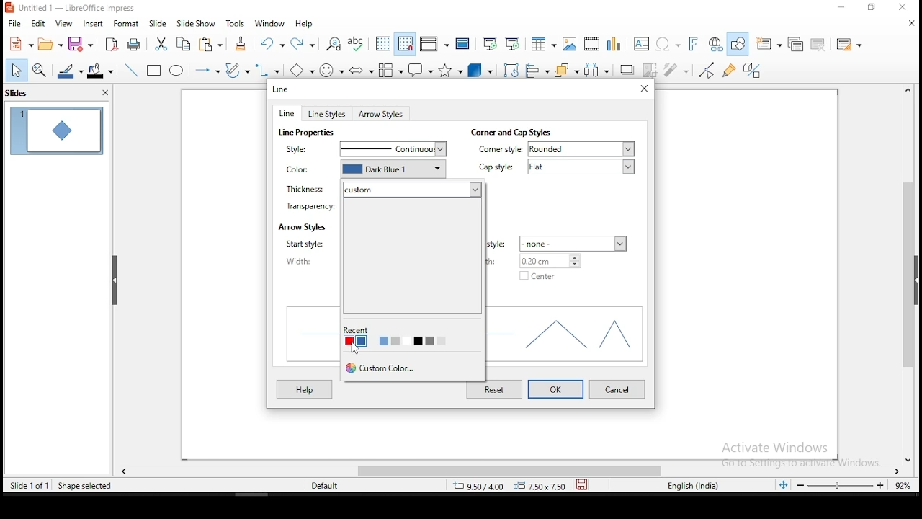  What do you see at coordinates (85, 486) in the screenshot?
I see `shape selected` at bounding box center [85, 486].